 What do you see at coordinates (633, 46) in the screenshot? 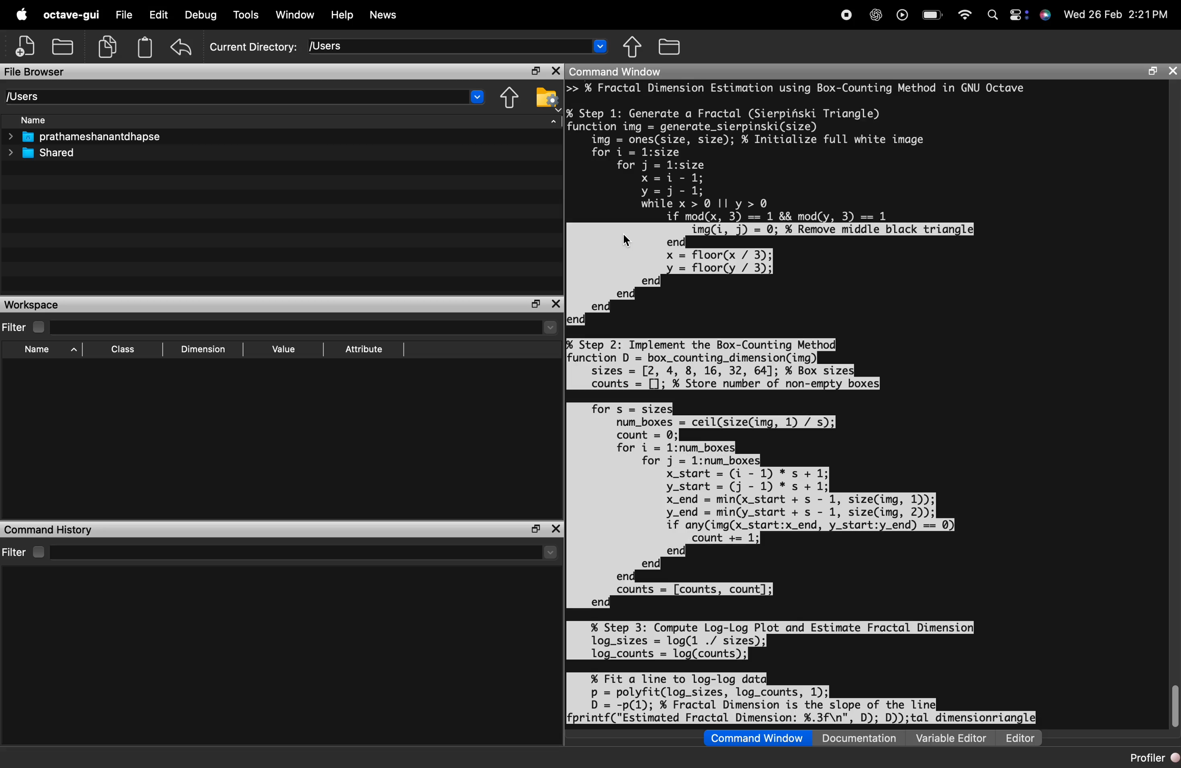
I see `one directory up` at bounding box center [633, 46].